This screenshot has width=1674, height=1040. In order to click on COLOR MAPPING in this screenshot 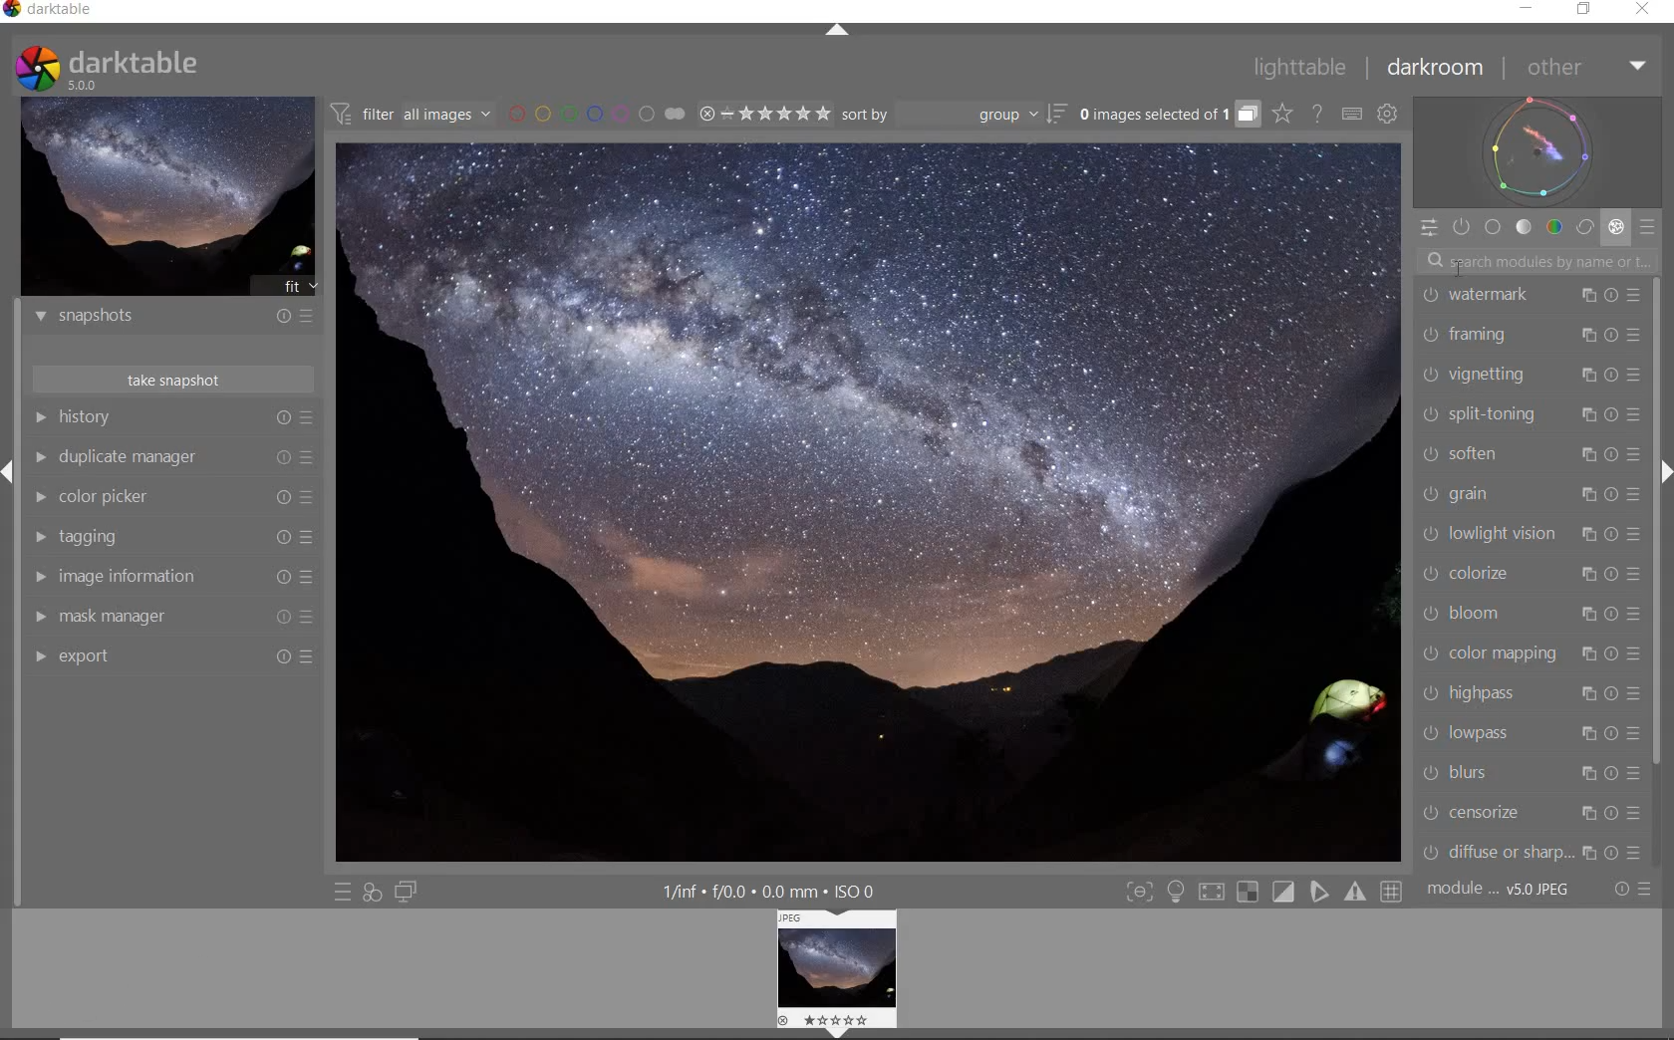, I will do `click(1489, 655)`.